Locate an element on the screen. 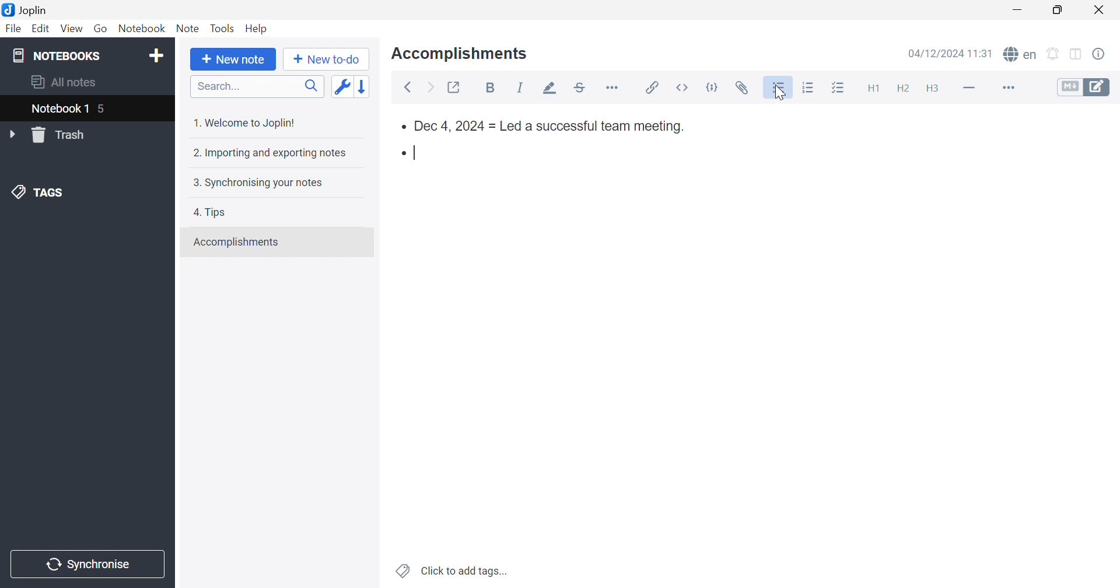 Image resolution: width=1120 pixels, height=588 pixels. Close is located at coordinates (1098, 9).